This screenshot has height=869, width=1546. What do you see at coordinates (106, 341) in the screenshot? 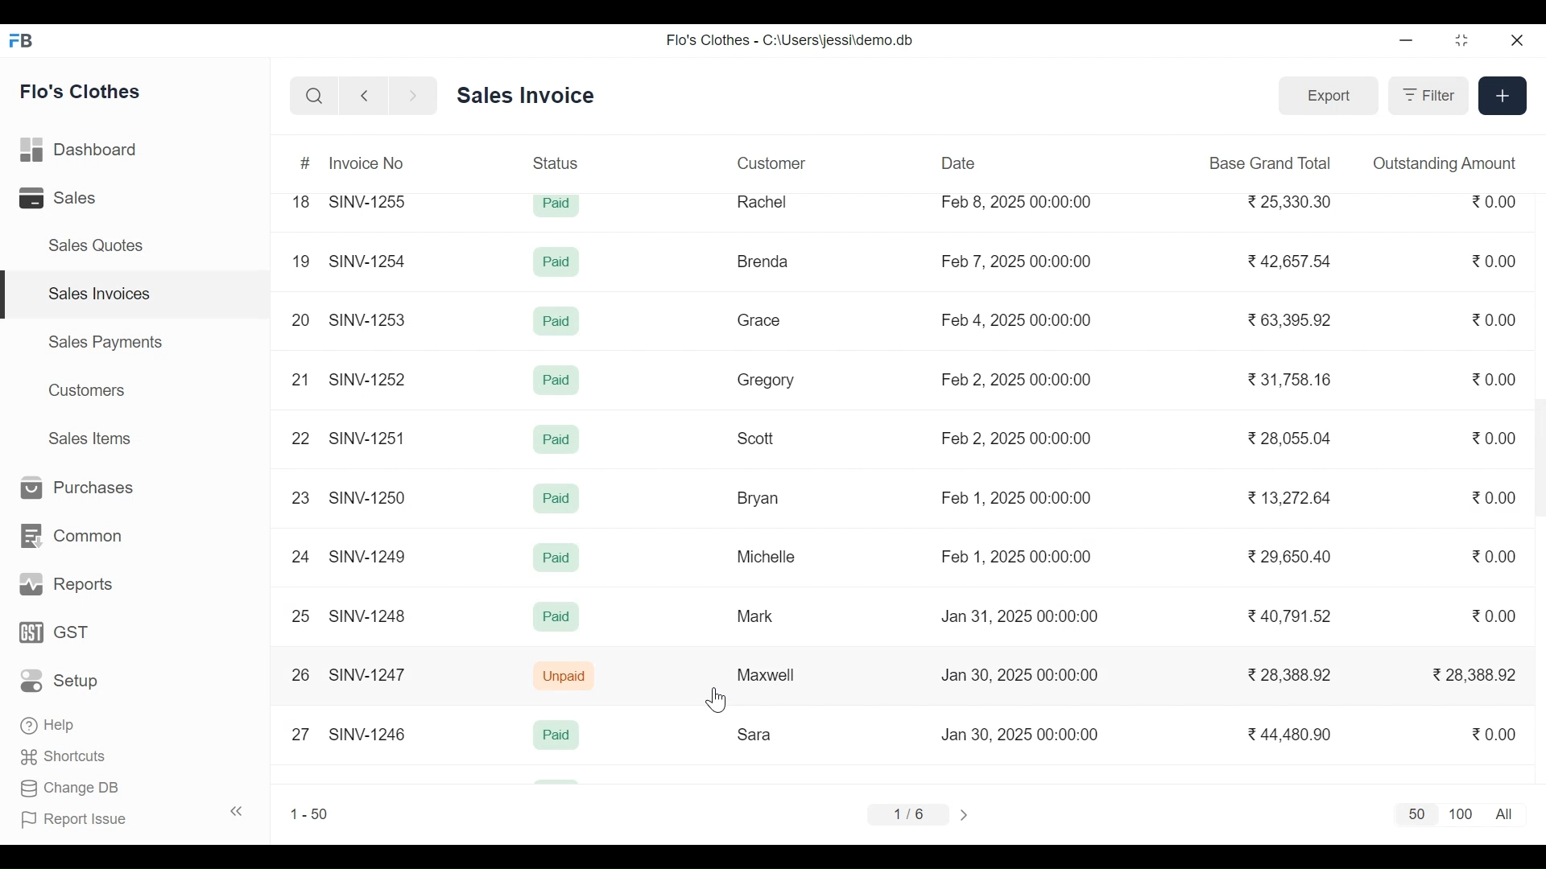
I see `Sales Payments` at bounding box center [106, 341].